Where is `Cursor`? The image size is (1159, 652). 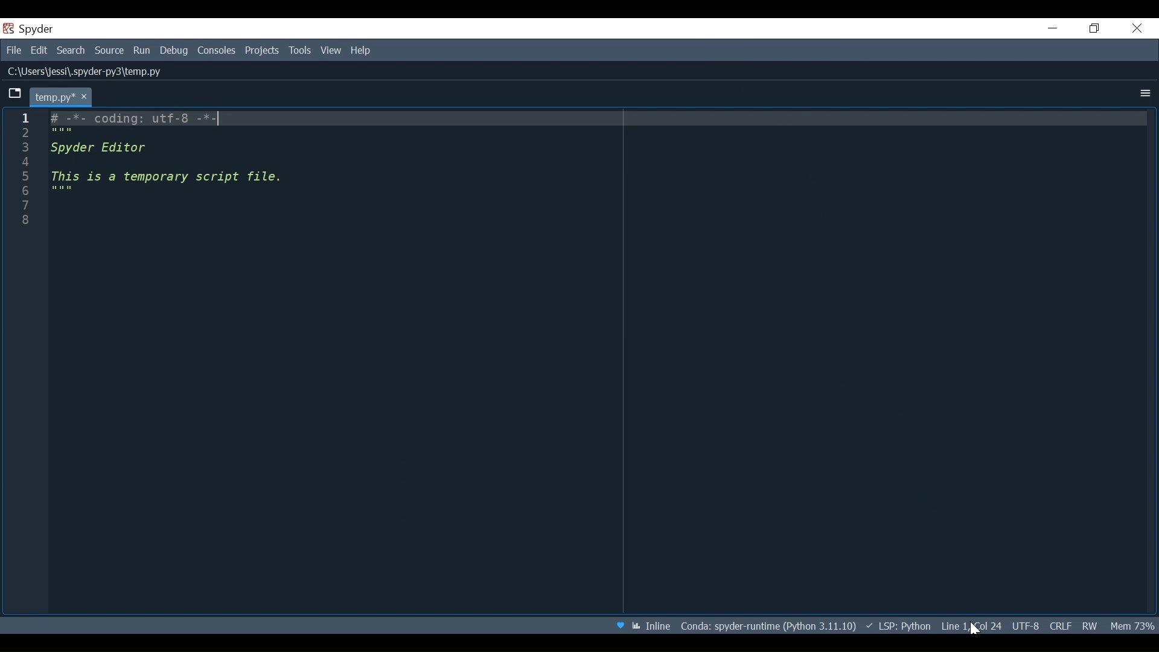 Cursor is located at coordinates (972, 628).